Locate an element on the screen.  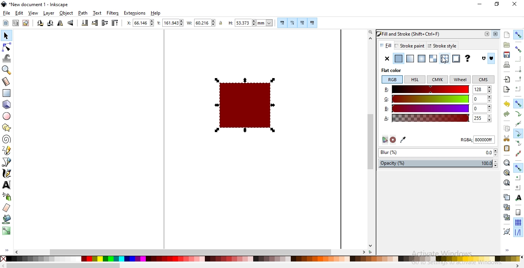
color managed is located at coordinates (384, 140).